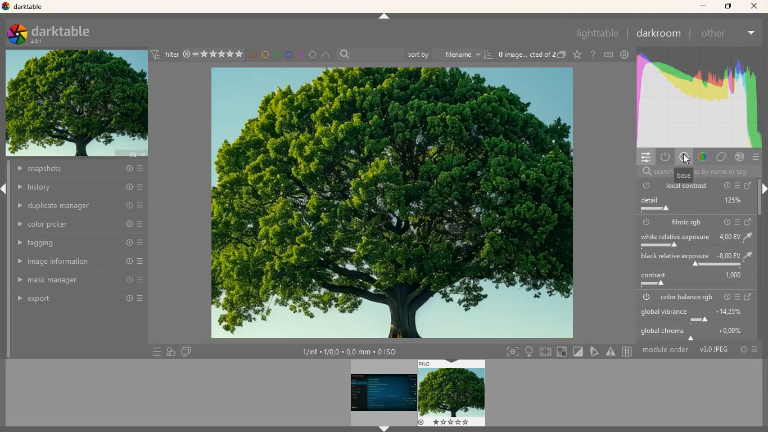 This screenshot has width=768, height=432. Describe the element at coordinates (754, 6) in the screenshot. I see `close` at that location.